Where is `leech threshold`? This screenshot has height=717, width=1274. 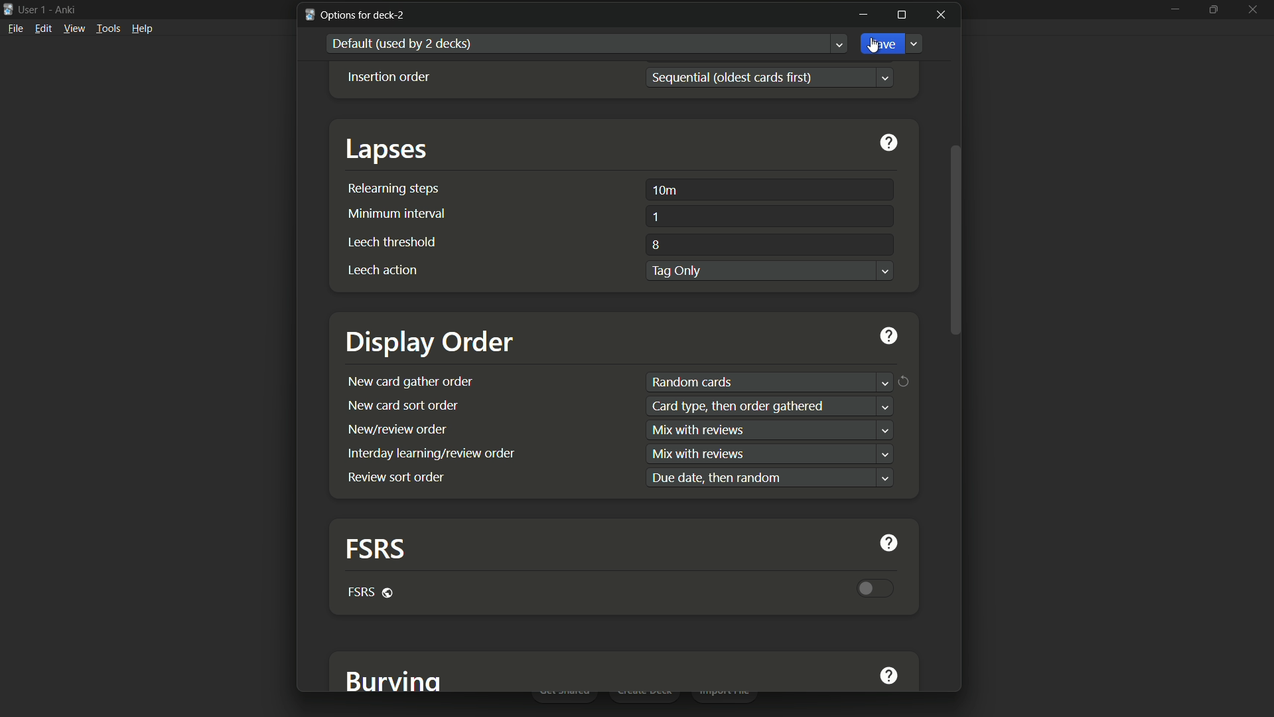
leech threshold is located at coordinates (392, 241).